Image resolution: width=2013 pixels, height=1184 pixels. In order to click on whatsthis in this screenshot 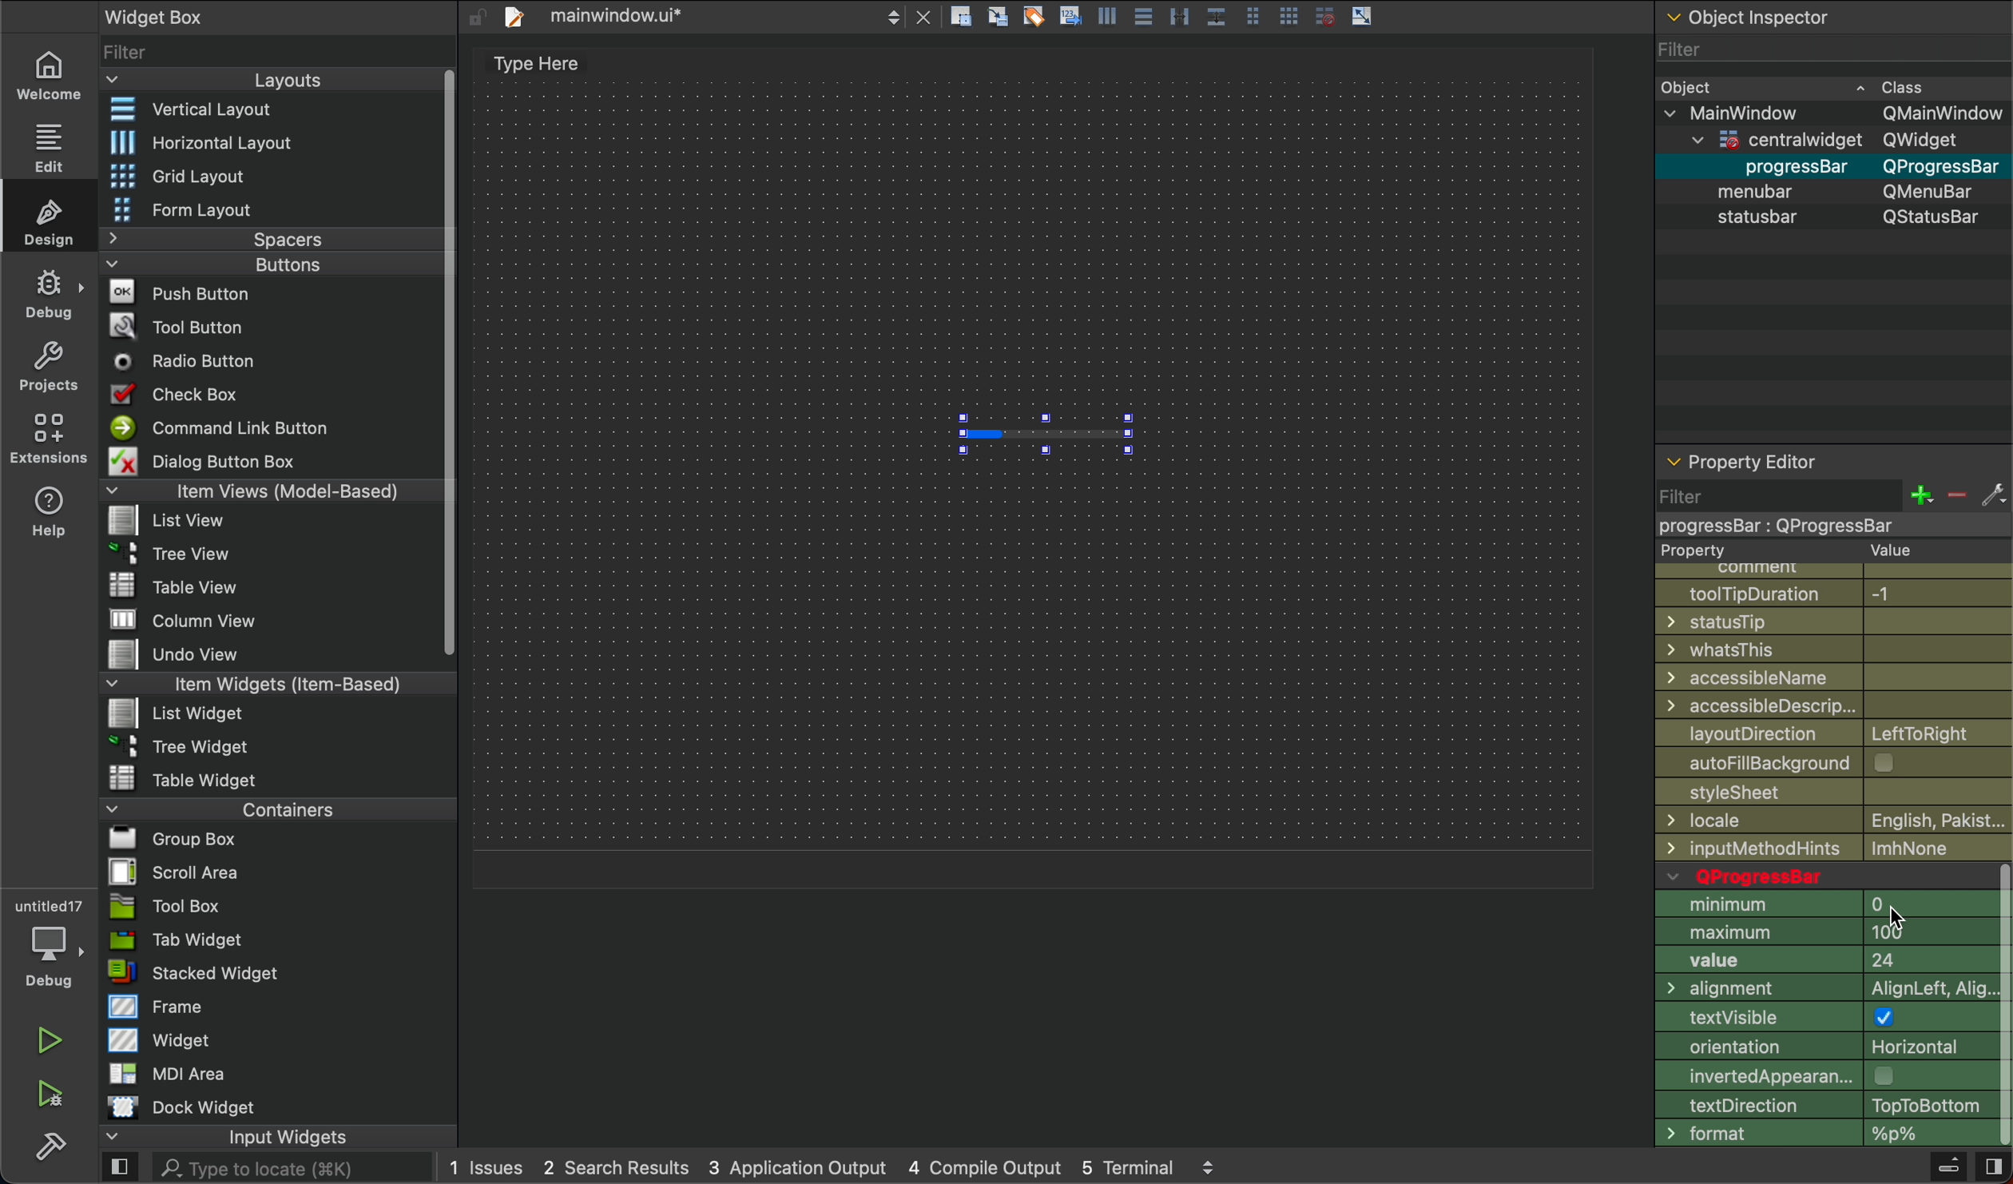, I will do `click(1835, 650)`.